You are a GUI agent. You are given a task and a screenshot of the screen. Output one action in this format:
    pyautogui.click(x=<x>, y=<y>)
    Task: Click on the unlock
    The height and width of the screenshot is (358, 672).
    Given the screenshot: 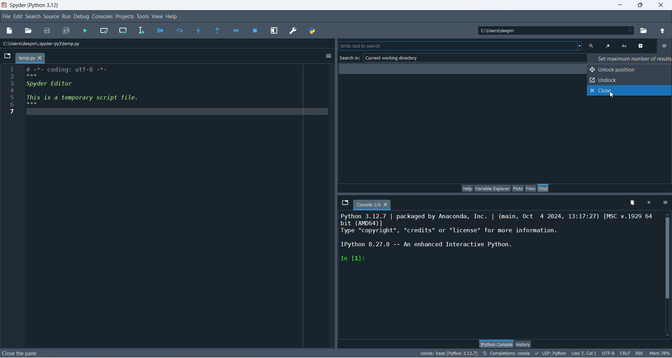 What is the action you would take?
    pyautogui.click(x=628, y=79)
    